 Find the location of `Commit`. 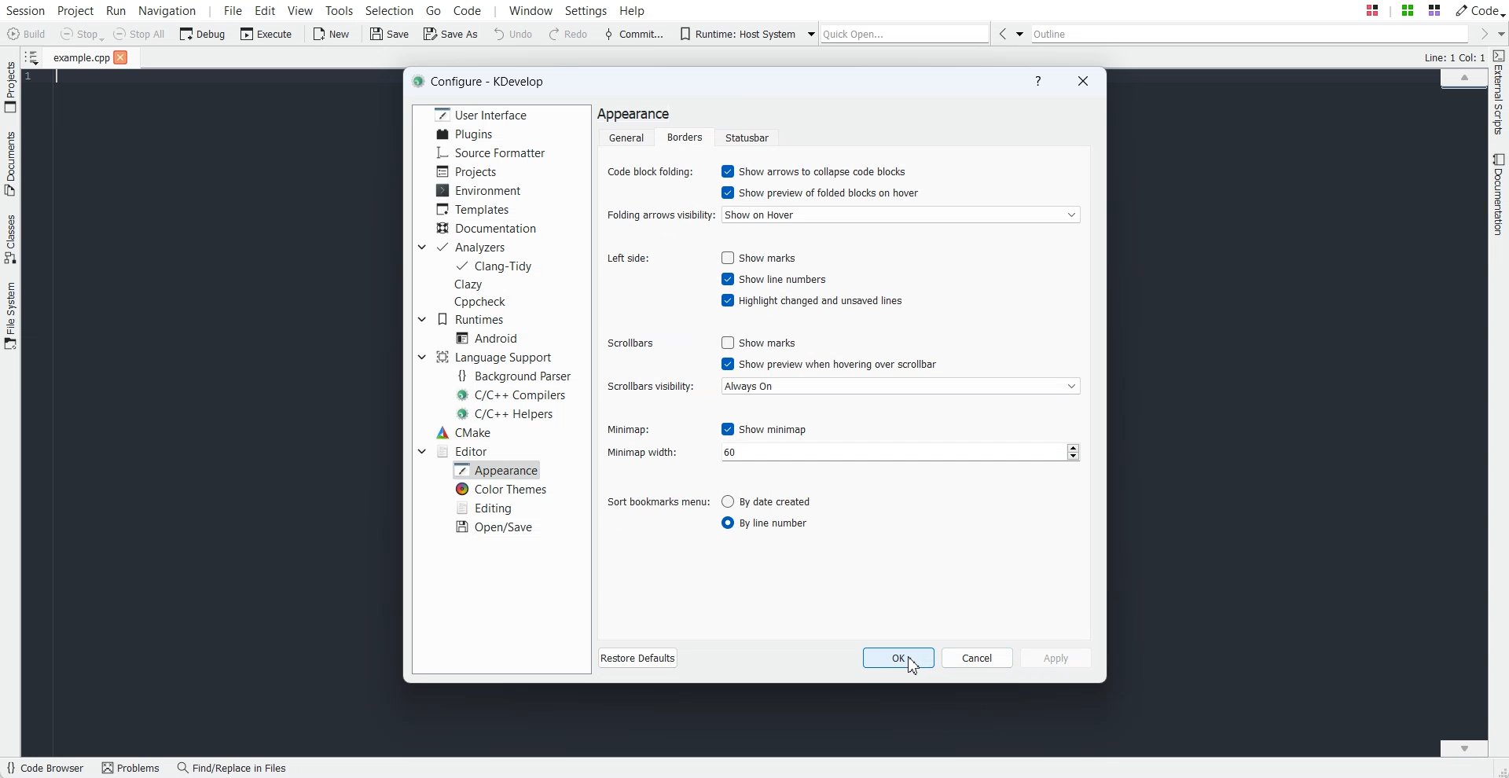

Commit is located at coordinates (634, 34).